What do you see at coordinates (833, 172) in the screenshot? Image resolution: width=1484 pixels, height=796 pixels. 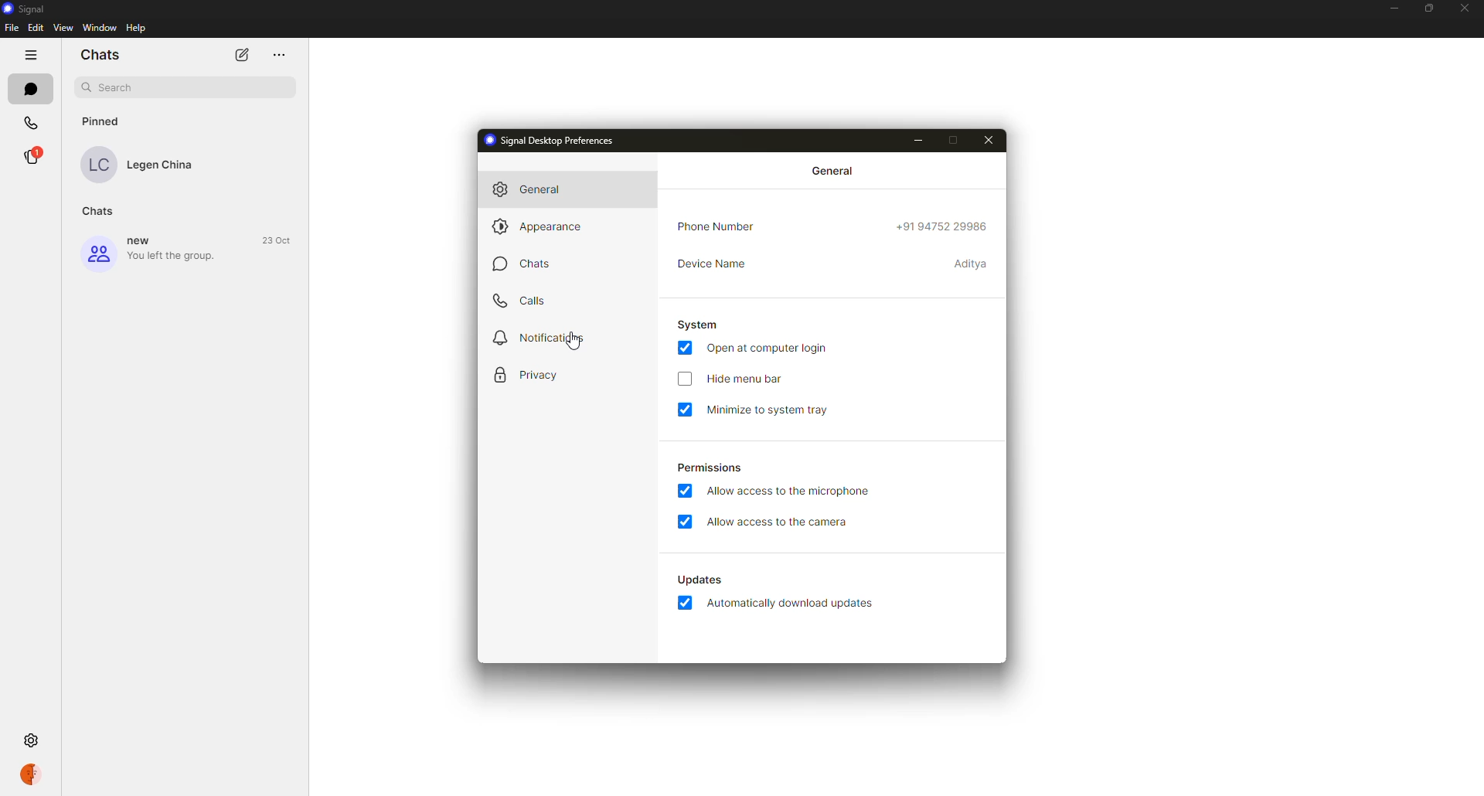 I see `general` at bounding box center [833, 172].